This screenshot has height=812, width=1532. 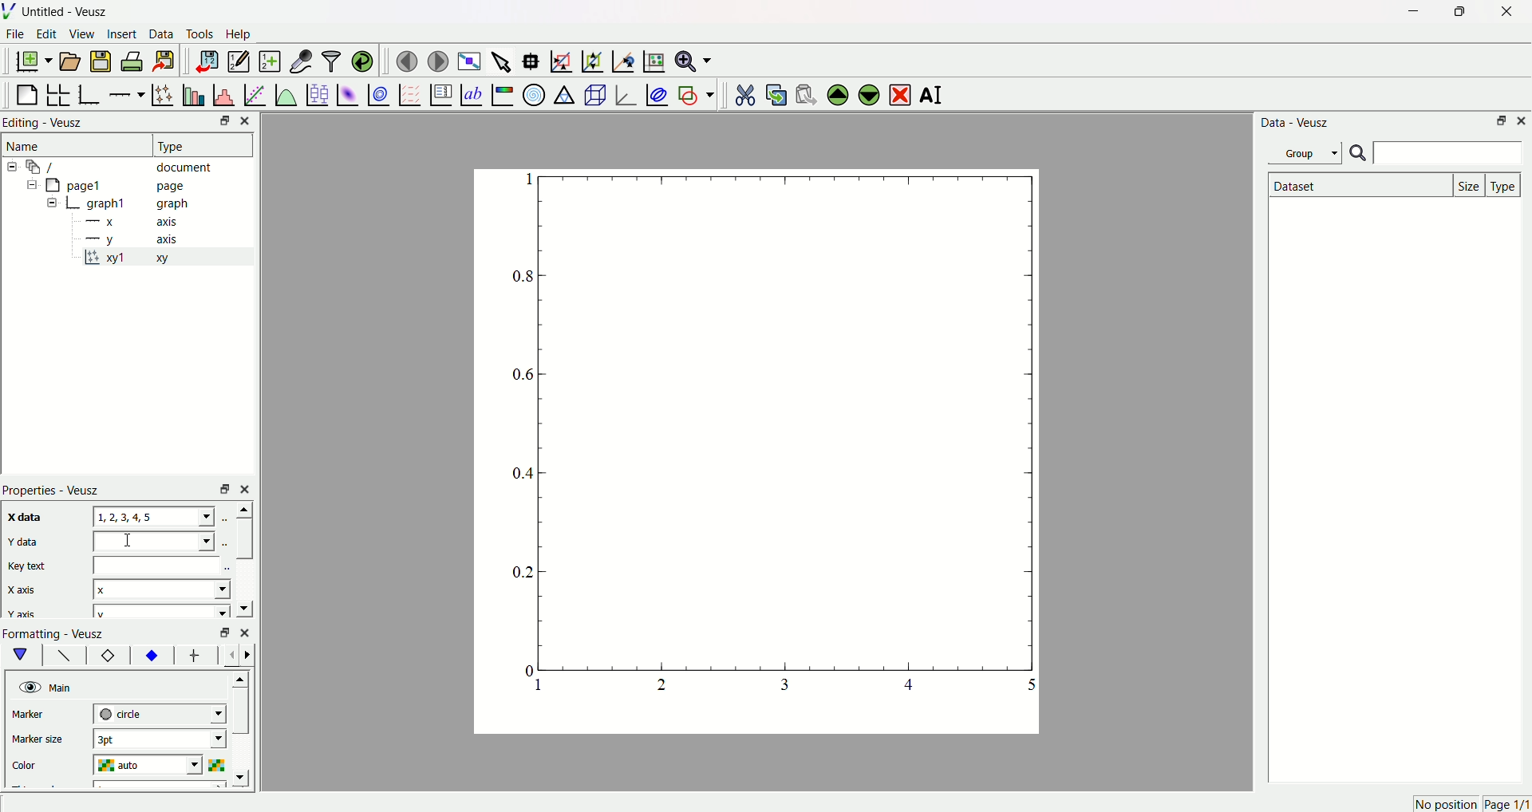 What do you see at coordinates (620, 57) in the screenshot?
I see `recenter the graph axes` at bounding box center [620, 57].